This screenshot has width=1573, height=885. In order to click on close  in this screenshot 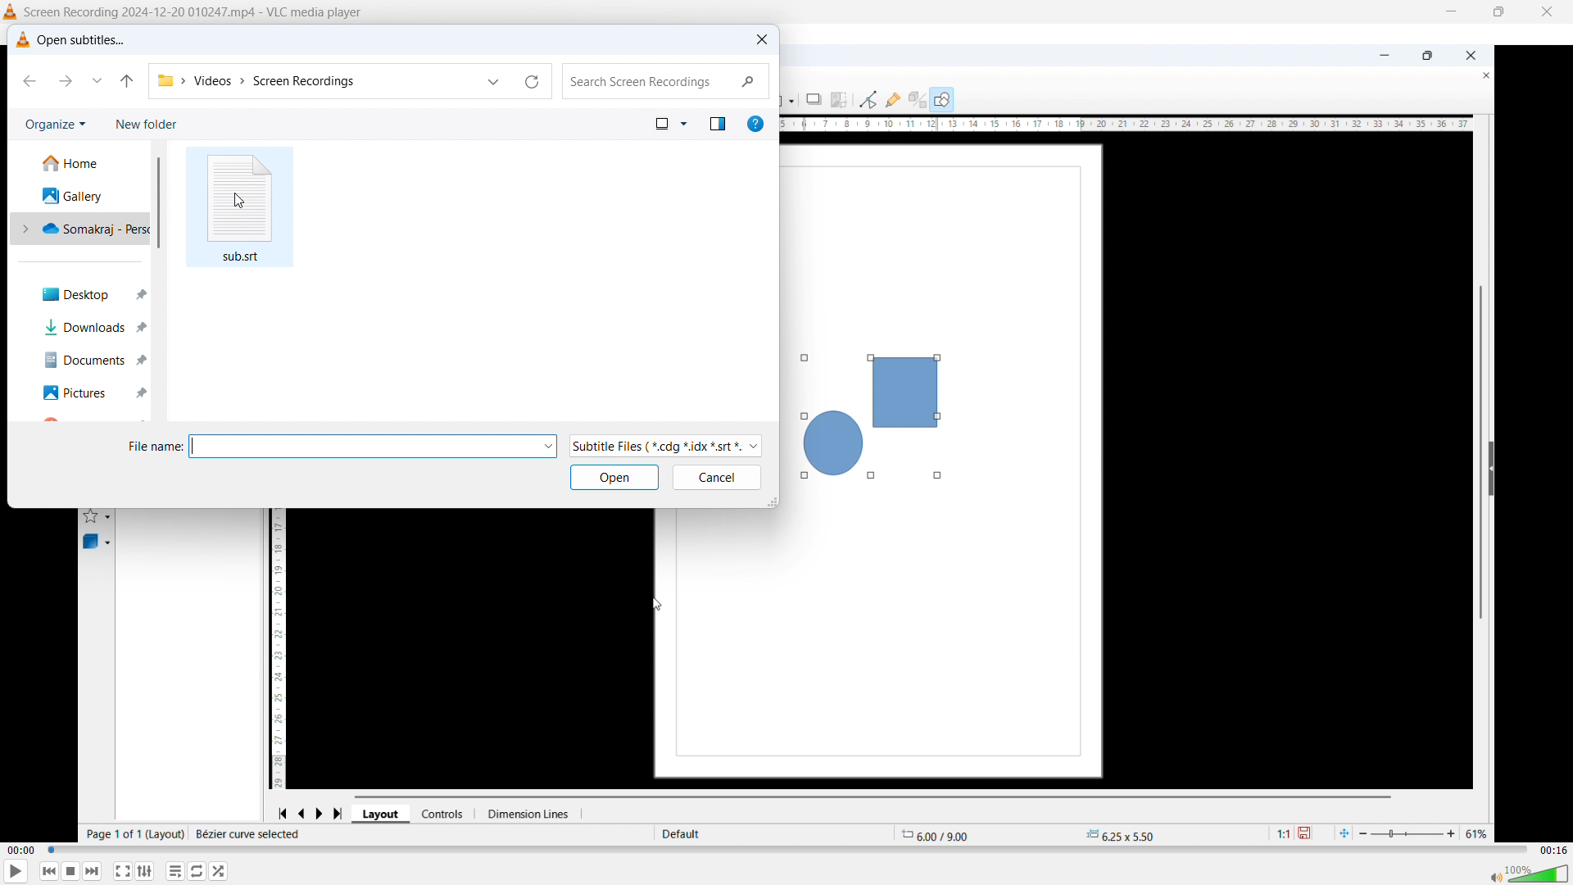, I will do `click(1548, 12)`.